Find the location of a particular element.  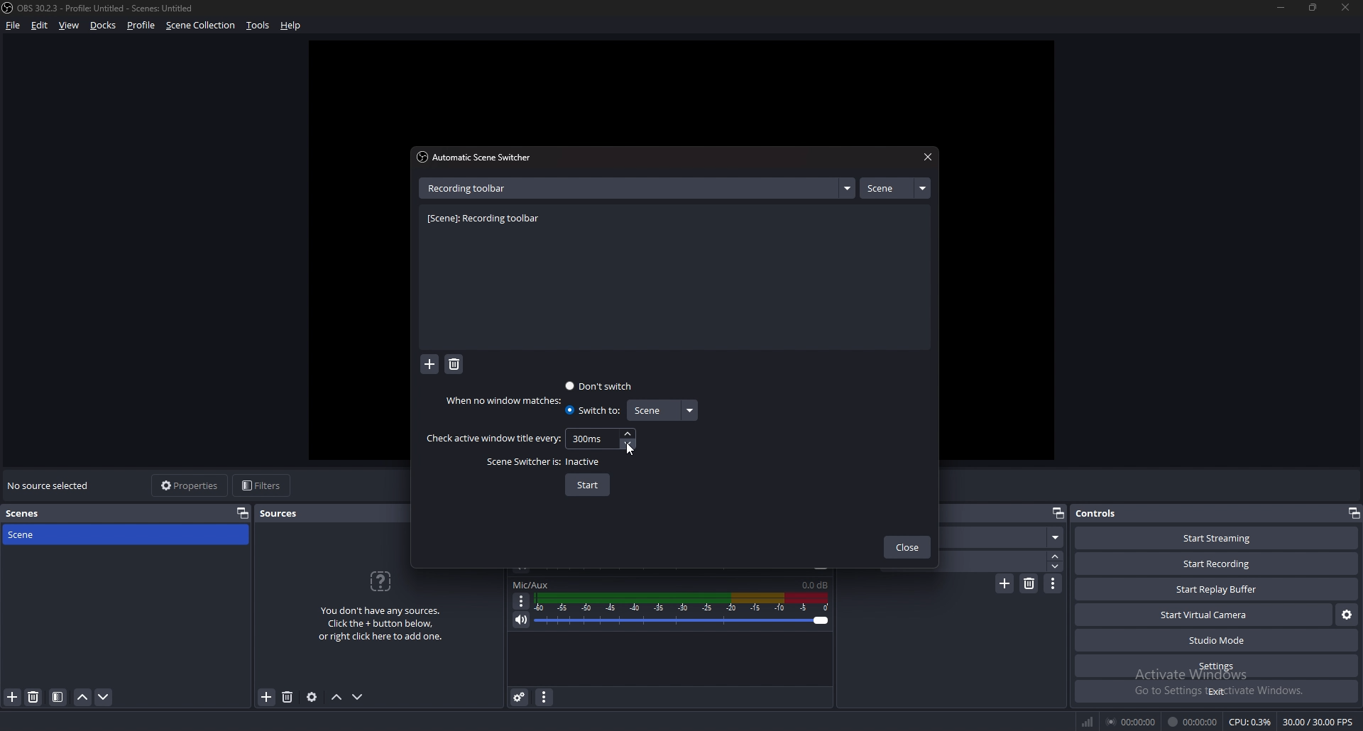

decrease duration is located at coordinates (1057, 566).